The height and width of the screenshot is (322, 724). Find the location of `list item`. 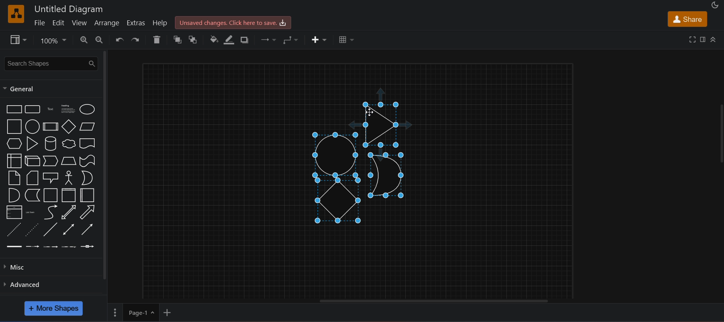

list item is located at coordinates (32, 212).